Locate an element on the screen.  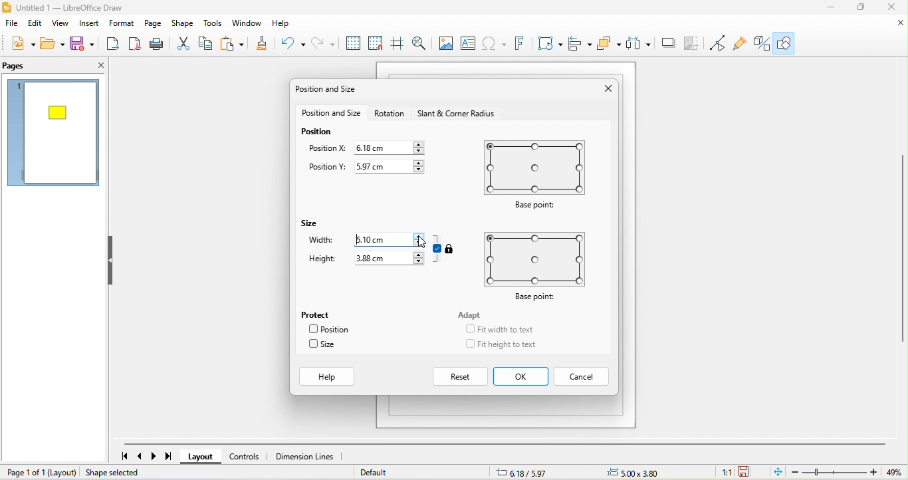
pags is located at coordinates (17, 66).